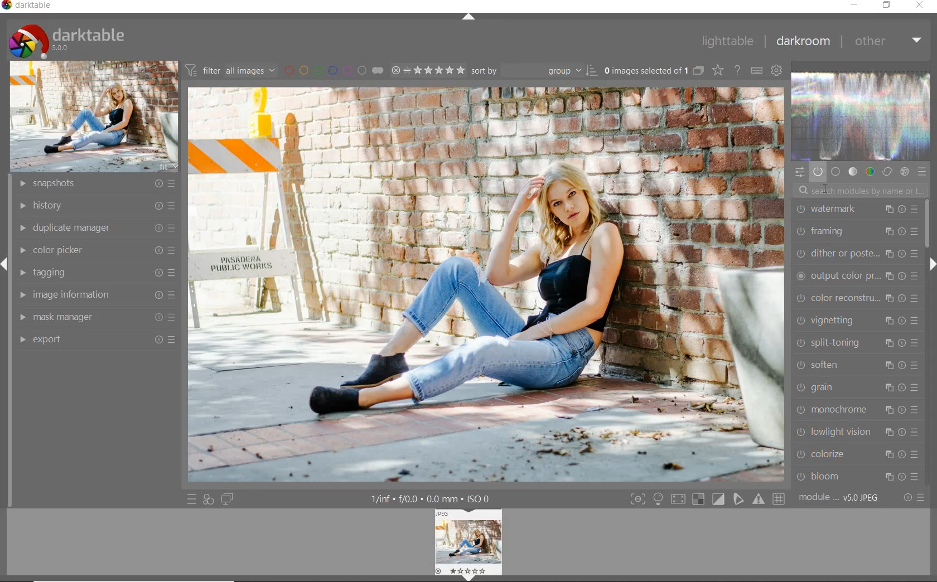 This screenshot has height=582, width=937. Describe the element at coordinates (471, 19) in the screenshot. I see `expand/collapse` at that location.